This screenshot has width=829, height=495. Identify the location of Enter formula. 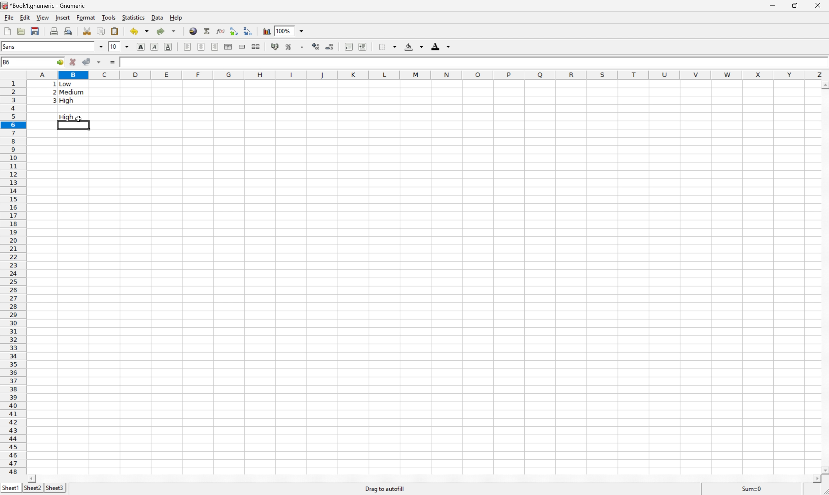
(112, 62).